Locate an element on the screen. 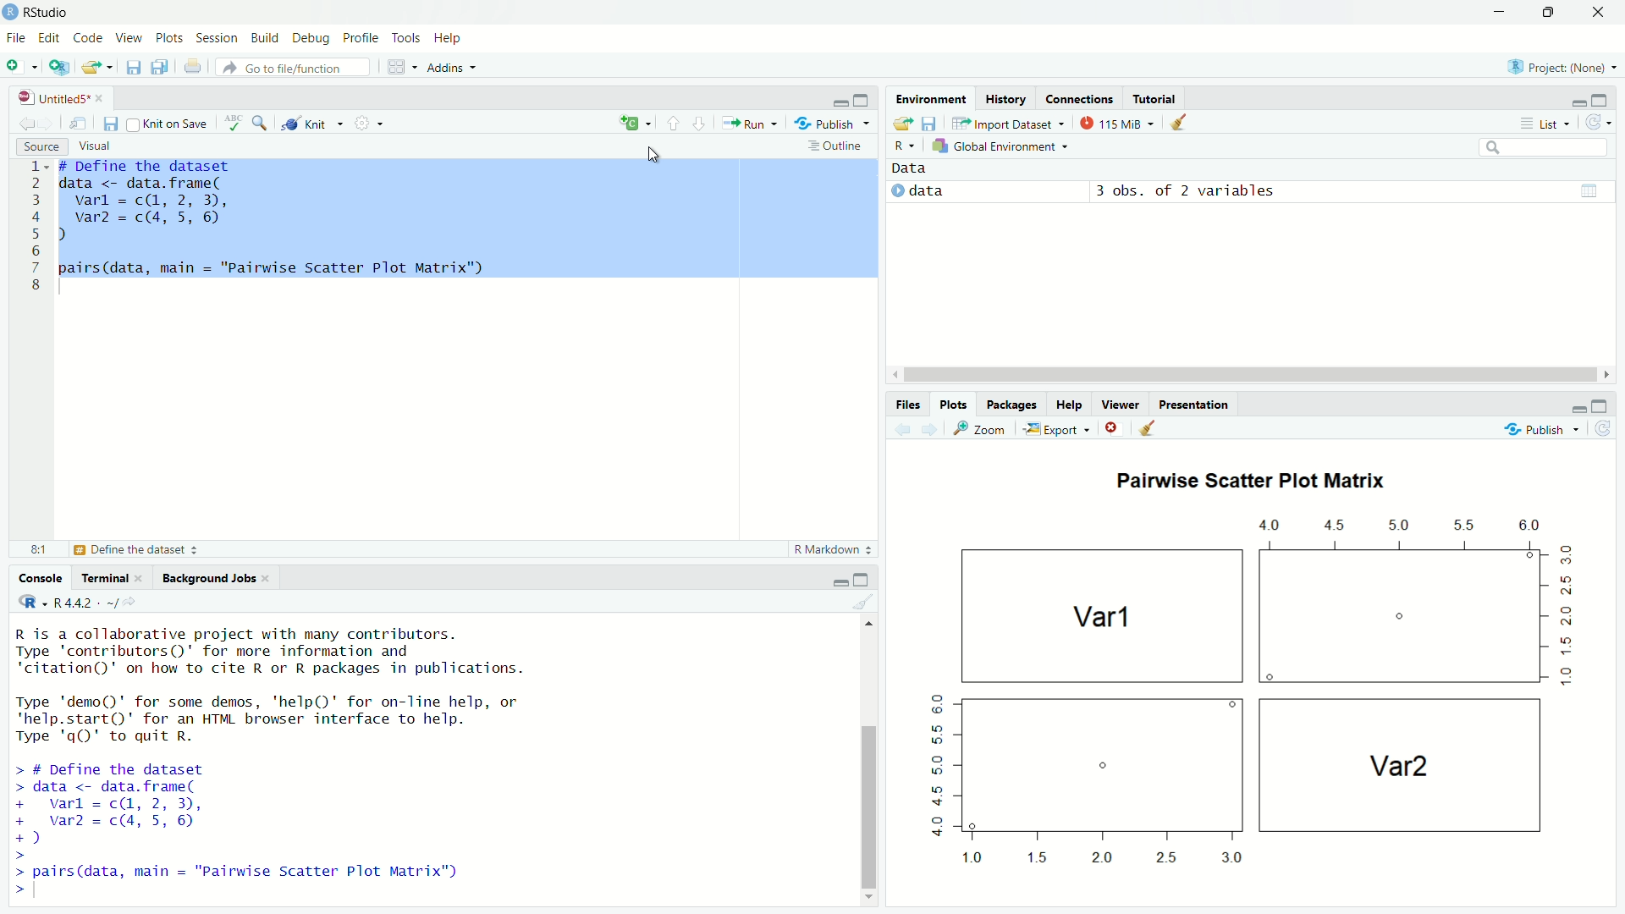  Load workspace is located at coordinates (901, 120).